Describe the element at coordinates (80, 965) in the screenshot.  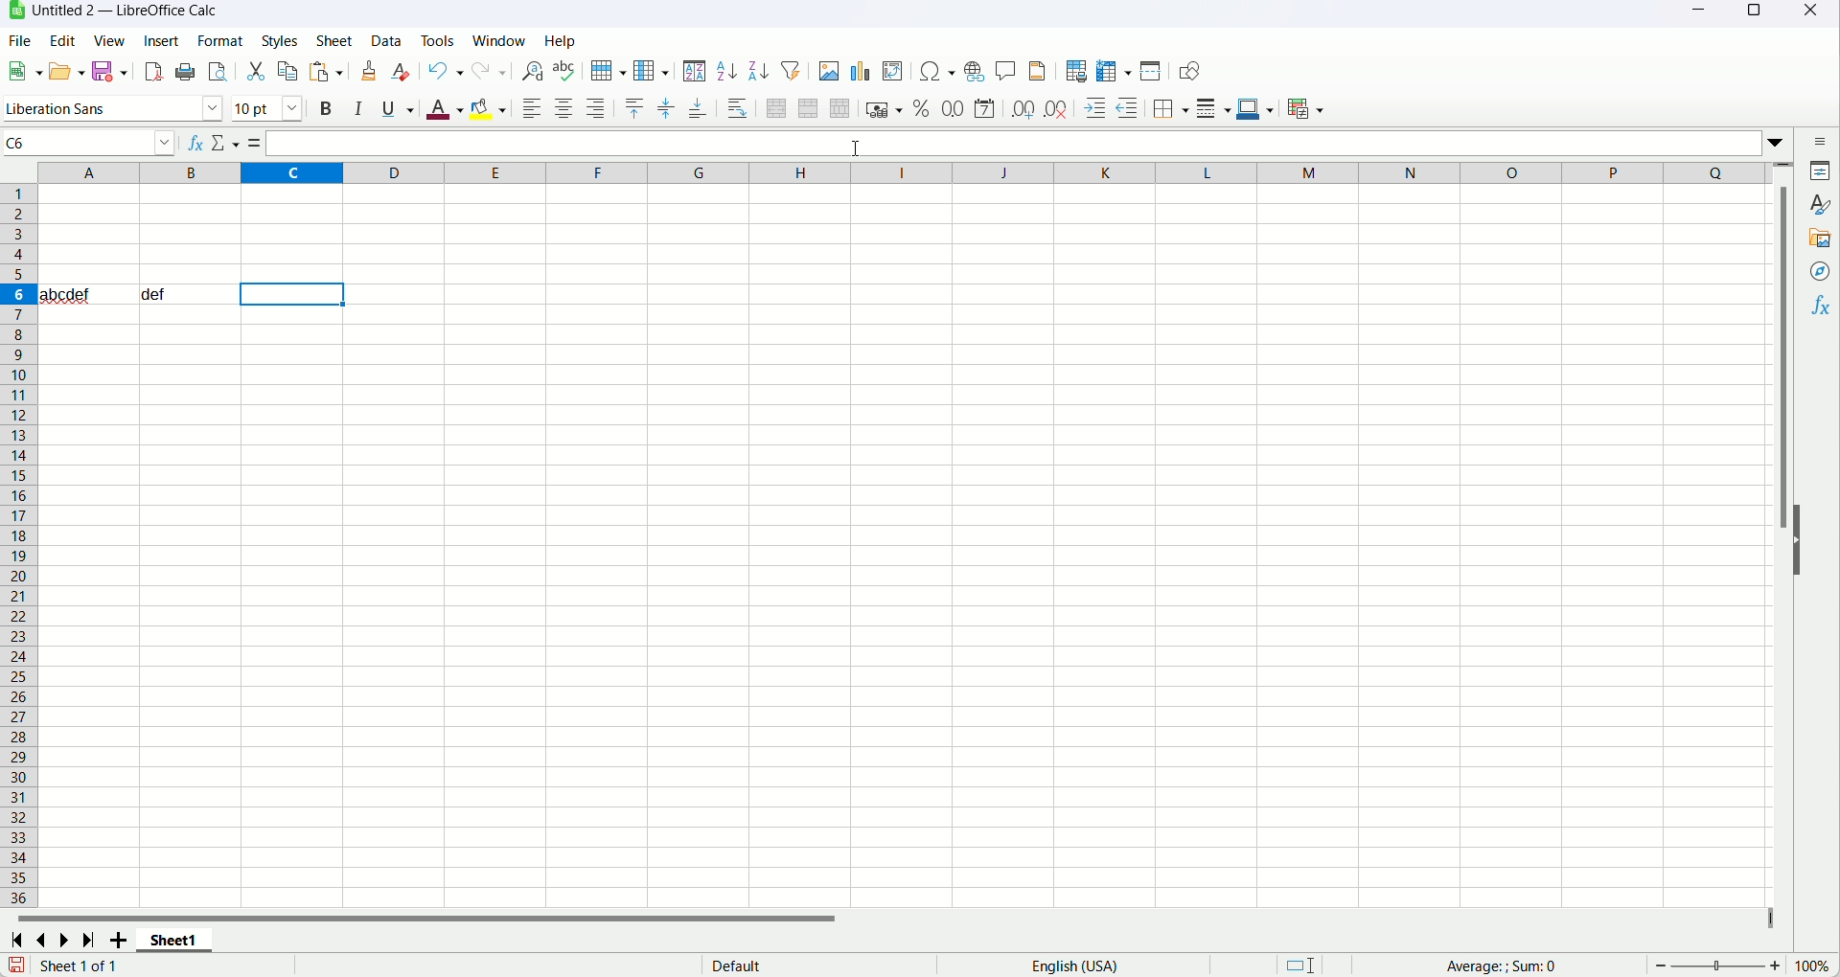
I see `sheet 1 of 1` at that location.